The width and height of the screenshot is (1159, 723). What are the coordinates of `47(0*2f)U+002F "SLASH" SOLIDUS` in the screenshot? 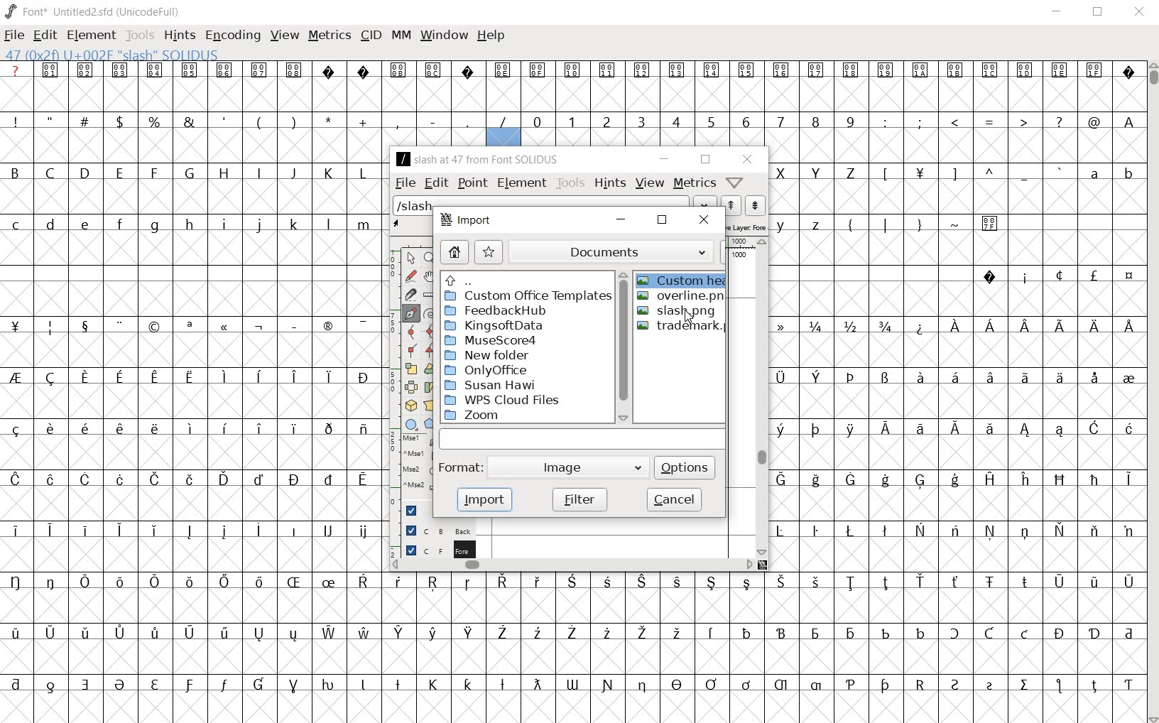 It's located at (111, 54).